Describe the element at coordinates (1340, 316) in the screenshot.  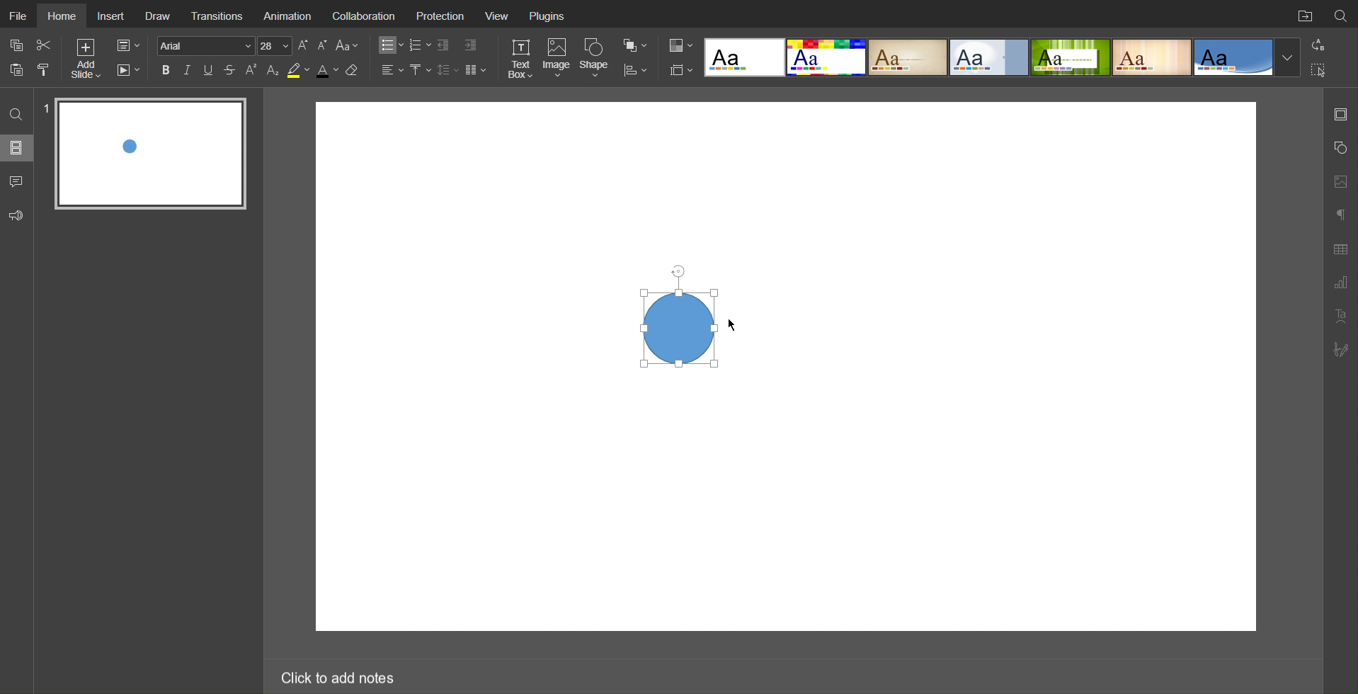
I see `Text Art` at that location.